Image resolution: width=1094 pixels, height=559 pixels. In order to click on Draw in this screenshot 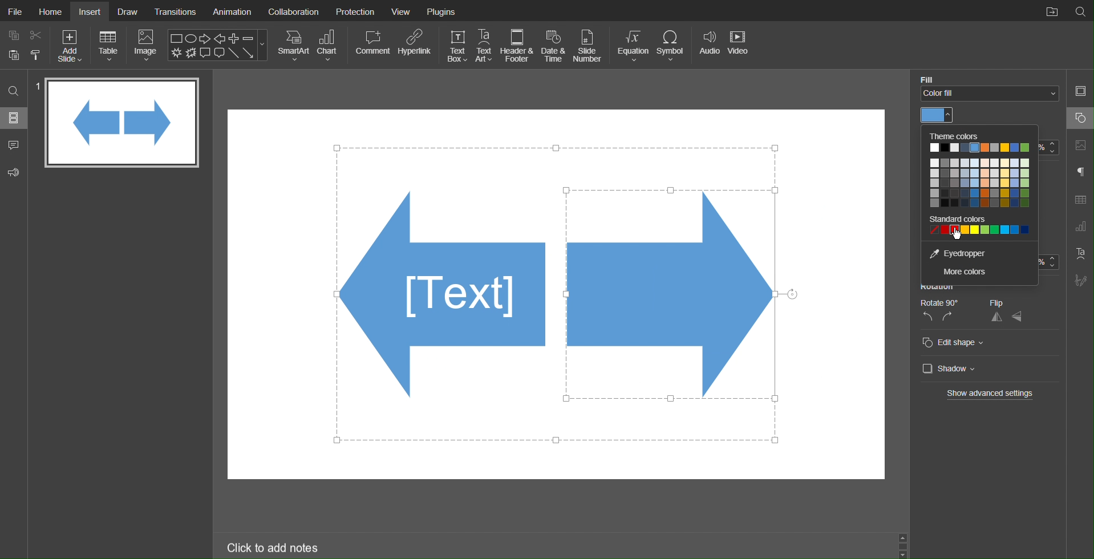, I will do `click(128, 11)`.